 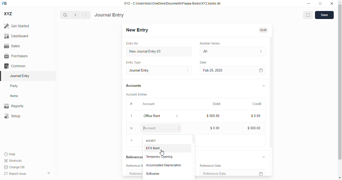 I want to click on reference number, so click(x=133, y=165).